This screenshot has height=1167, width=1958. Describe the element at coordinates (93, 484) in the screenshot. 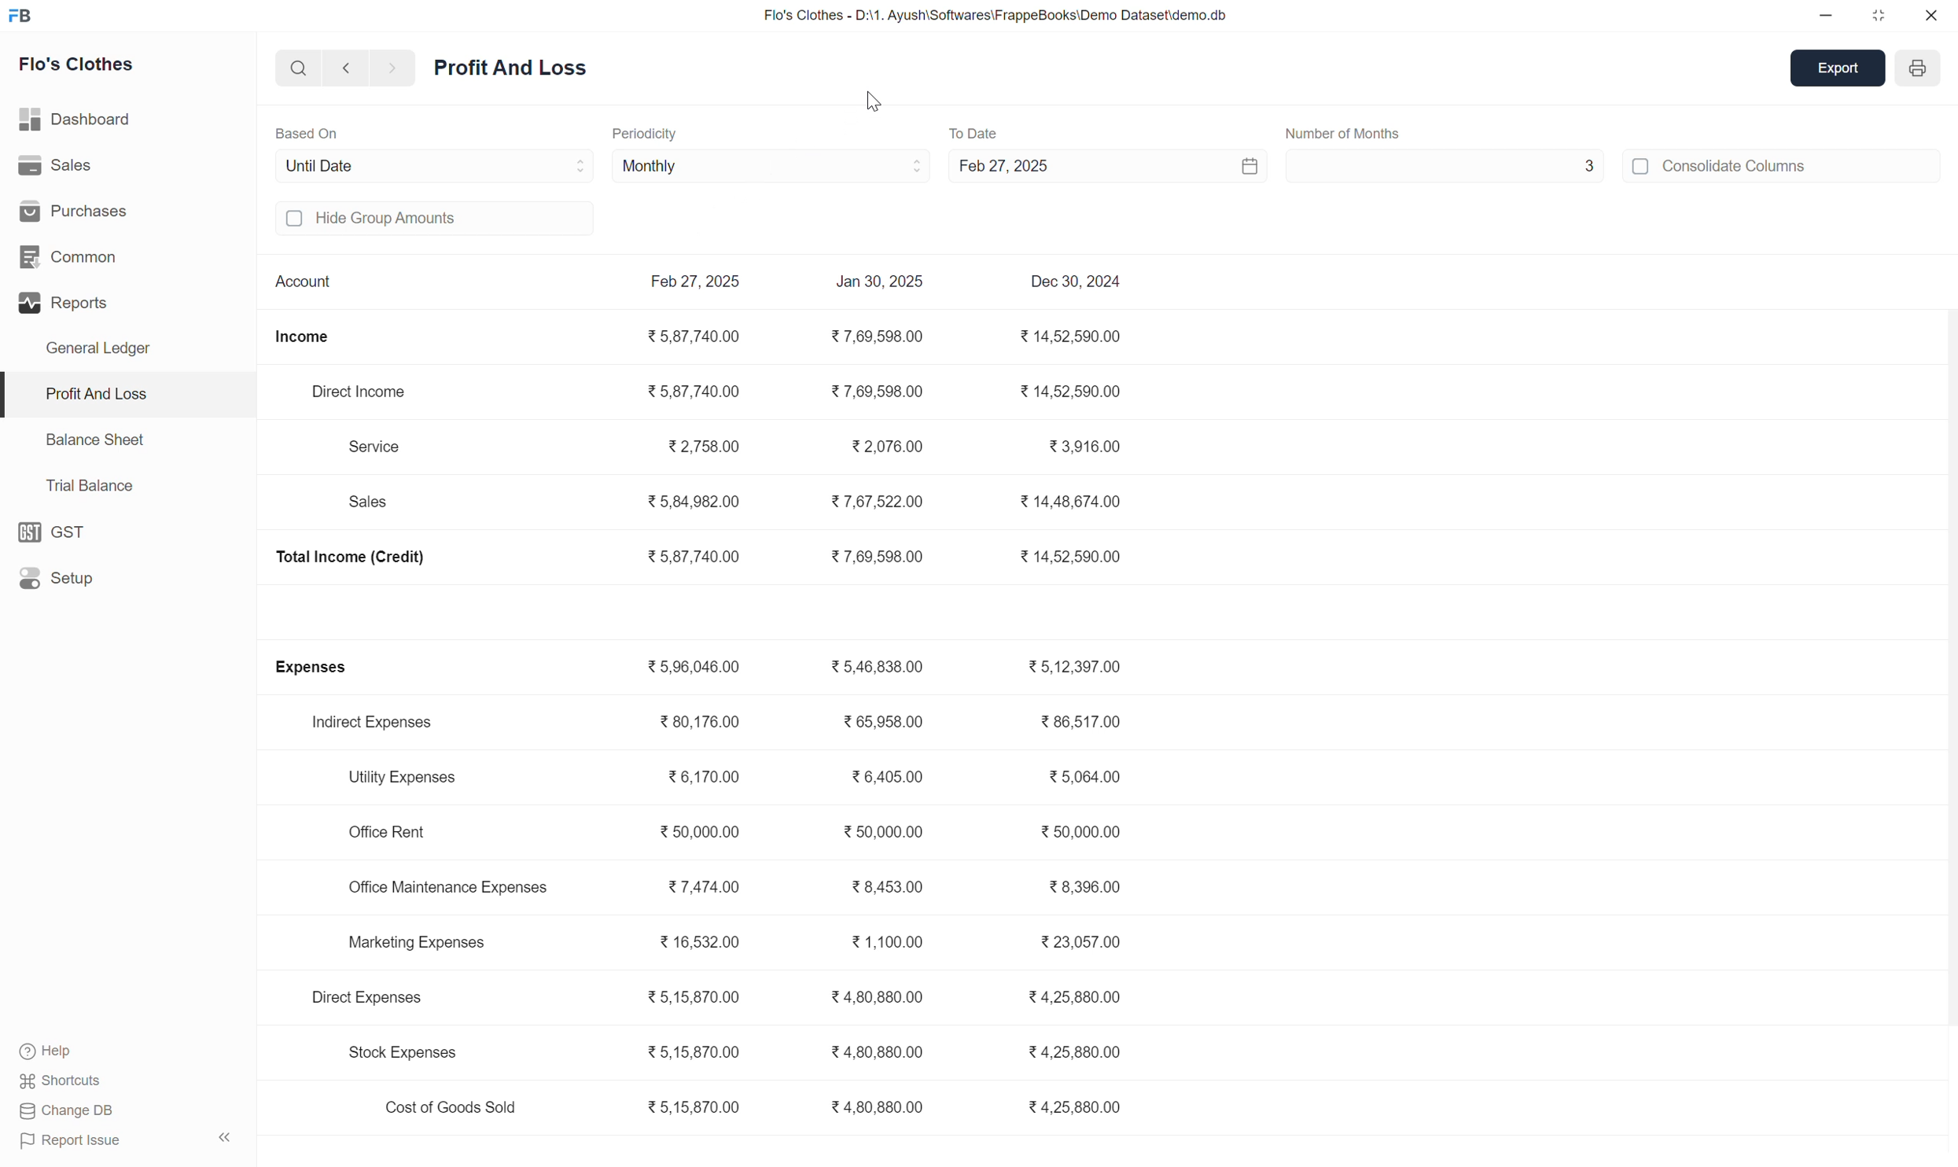

I see `Trial Balance` at that location.